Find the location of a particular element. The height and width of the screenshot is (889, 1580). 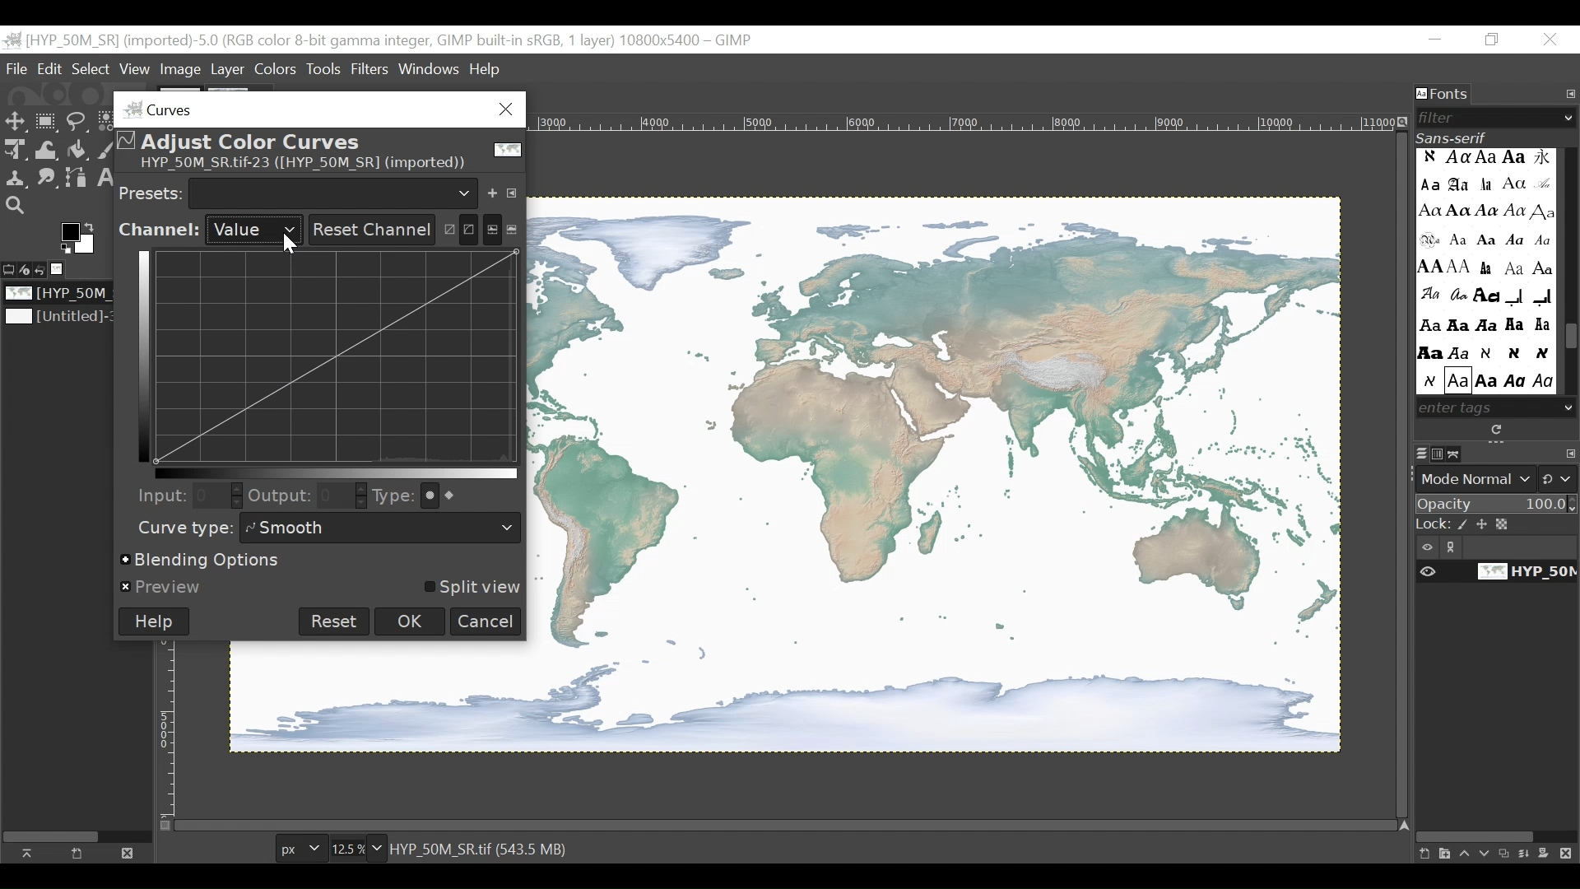

Item visibility is located at coordinates (1497, 547).